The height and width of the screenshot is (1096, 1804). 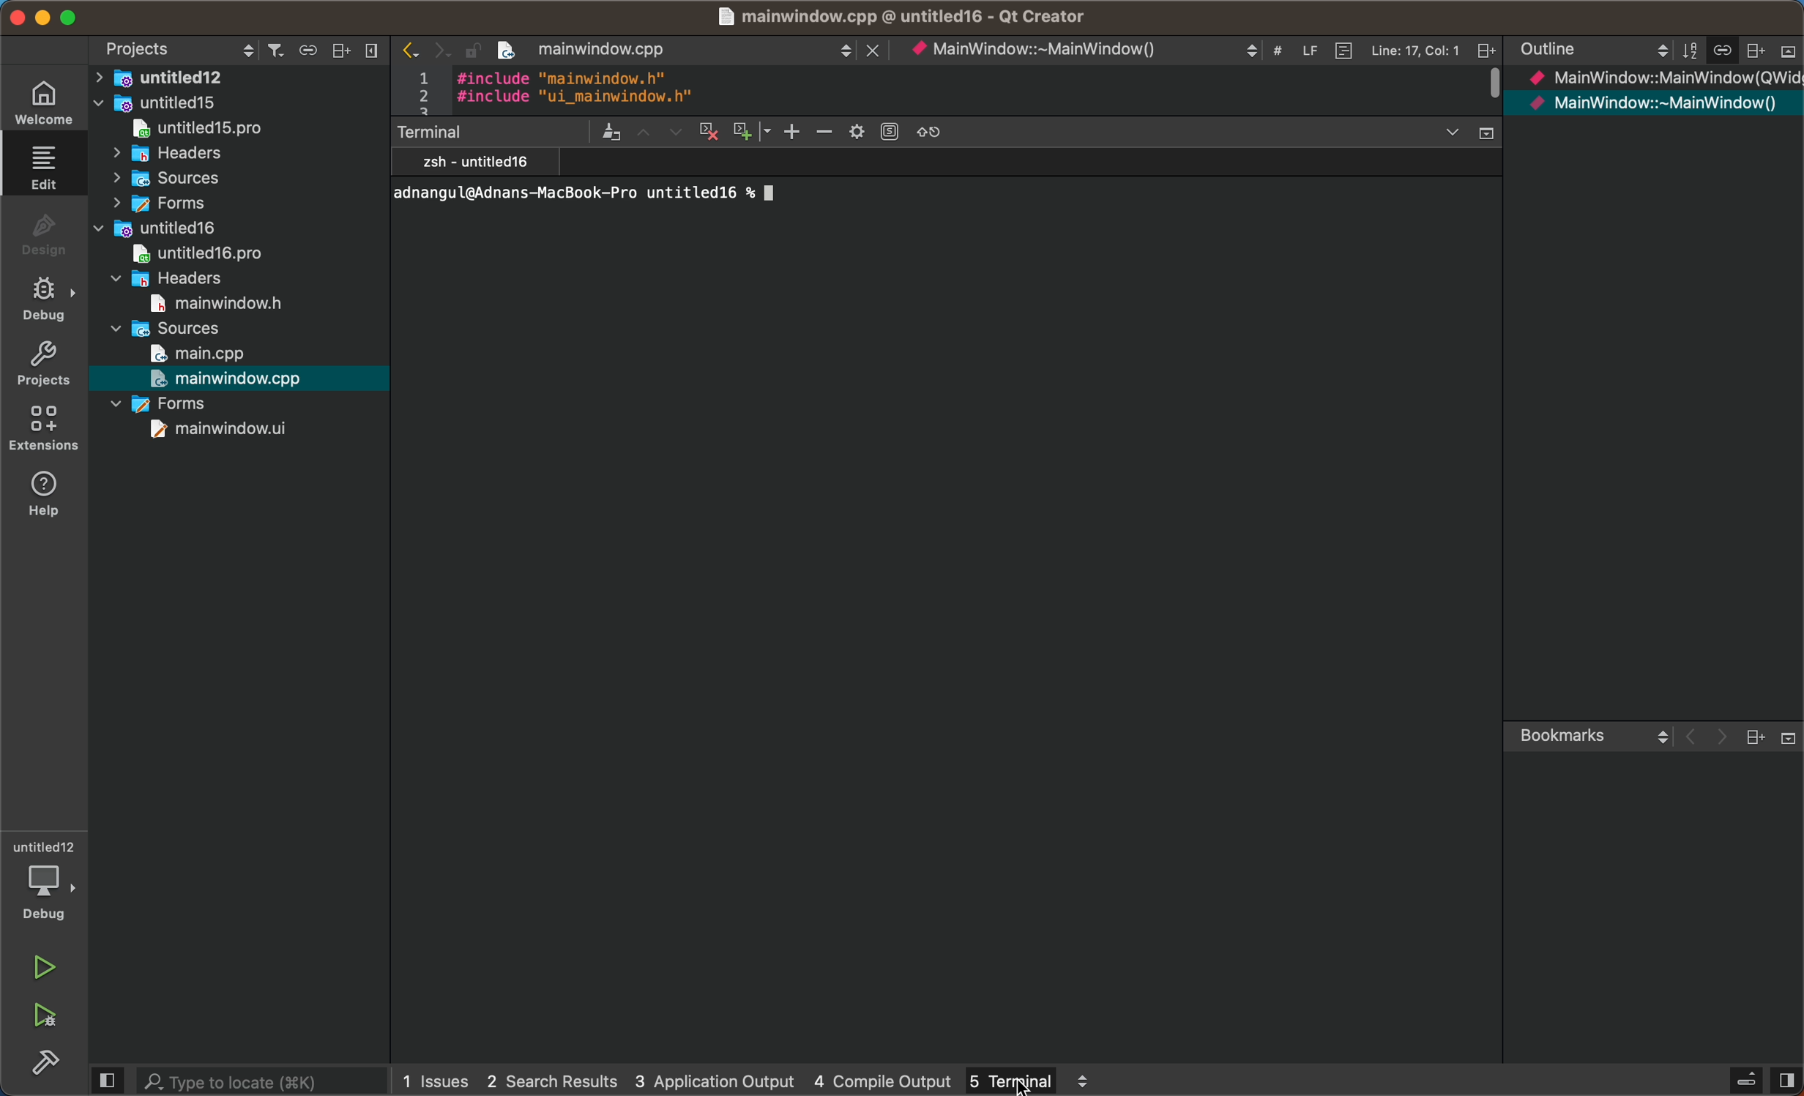 I want to click on file and folder, so click(x=235, y=204).